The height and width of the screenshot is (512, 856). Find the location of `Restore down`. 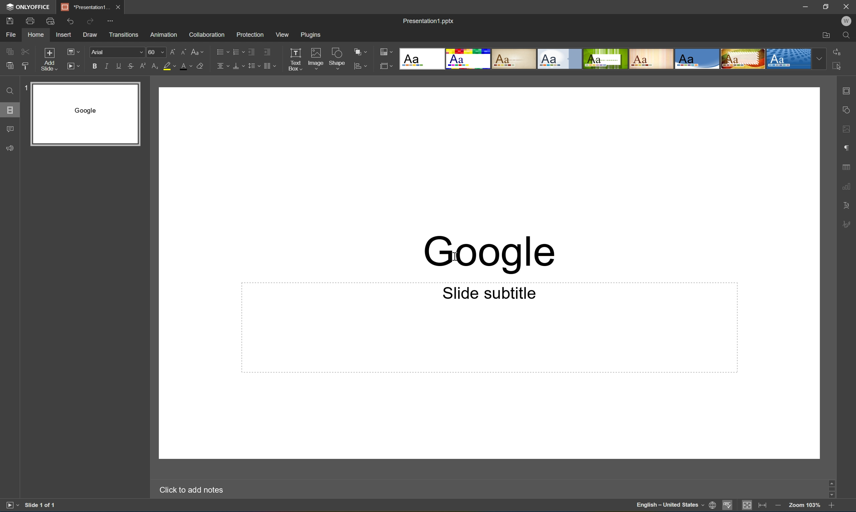

Restore down is located at coordinates (827, 6).